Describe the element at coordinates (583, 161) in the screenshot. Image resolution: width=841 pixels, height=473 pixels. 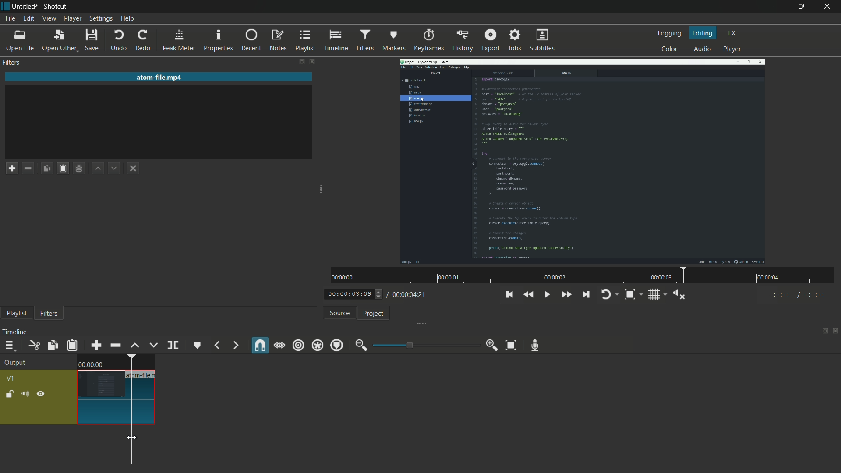
I see `imported file` at that location.